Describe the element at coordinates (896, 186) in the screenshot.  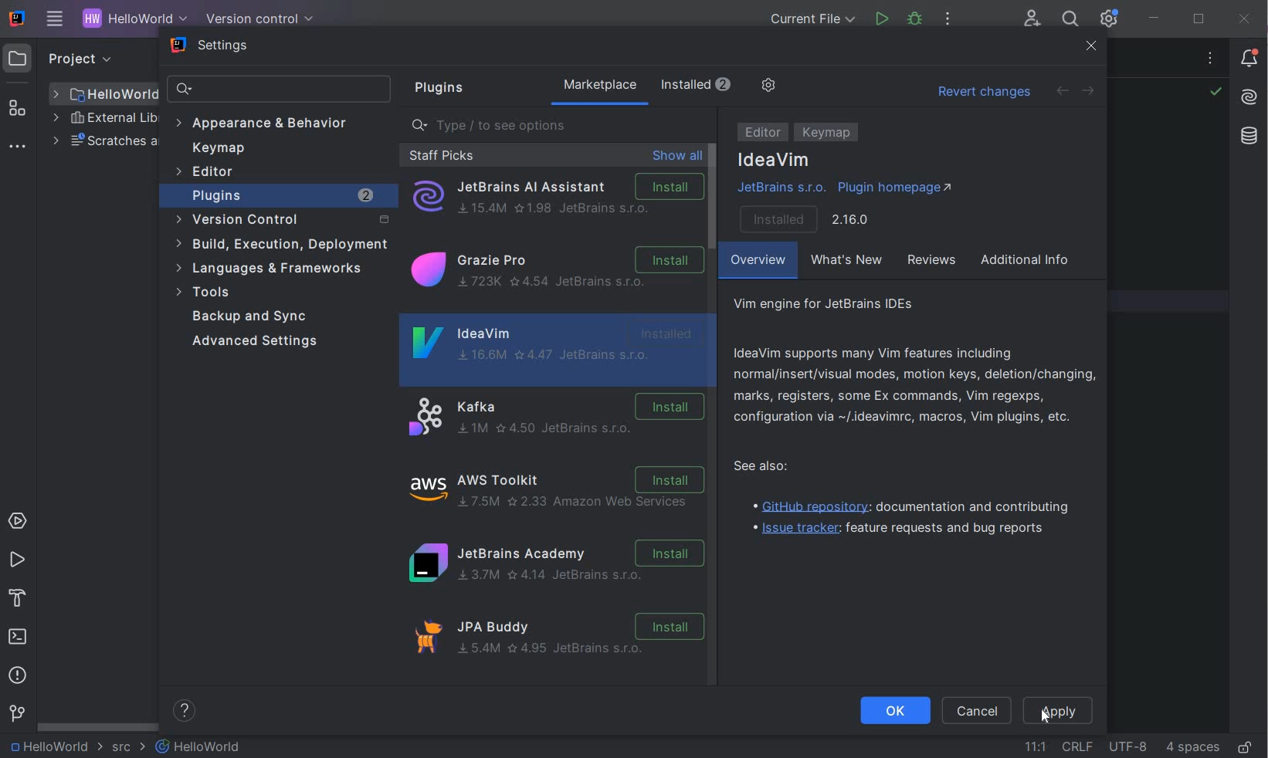
I see `Plugin homepage` at that location.